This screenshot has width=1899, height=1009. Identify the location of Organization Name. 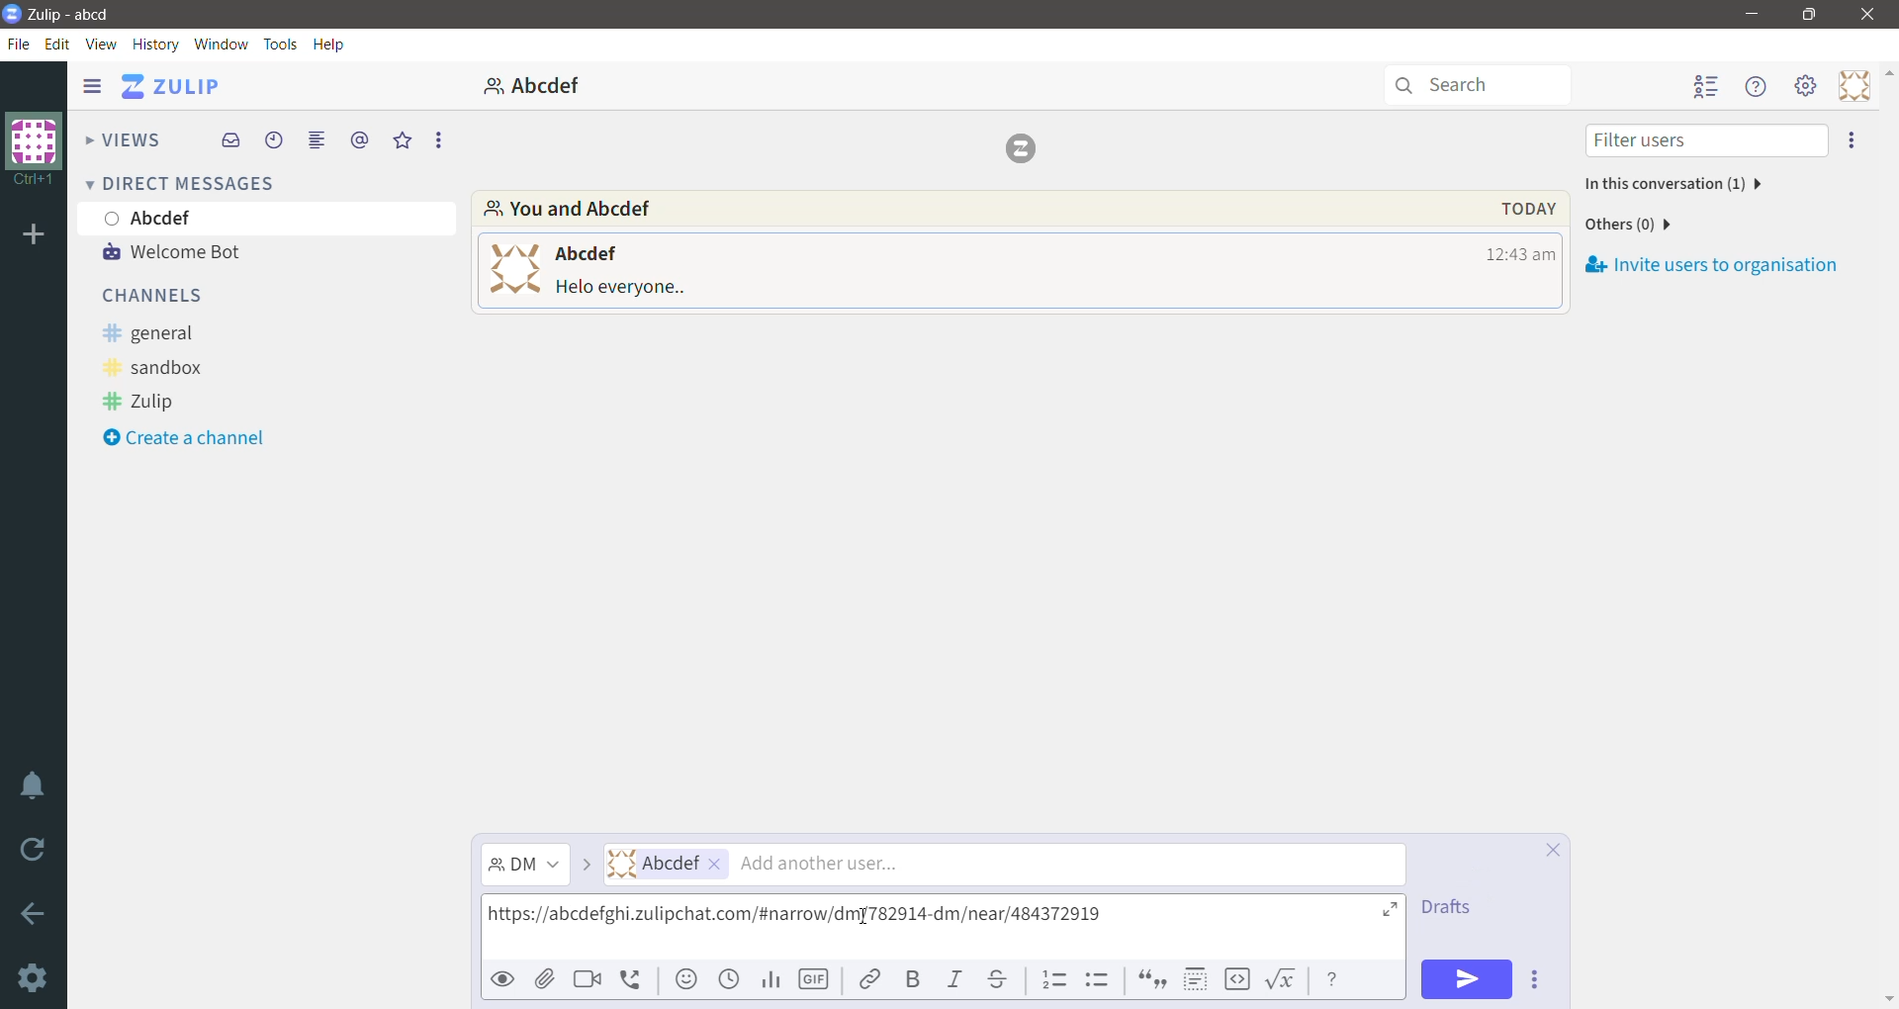
(35, 151).